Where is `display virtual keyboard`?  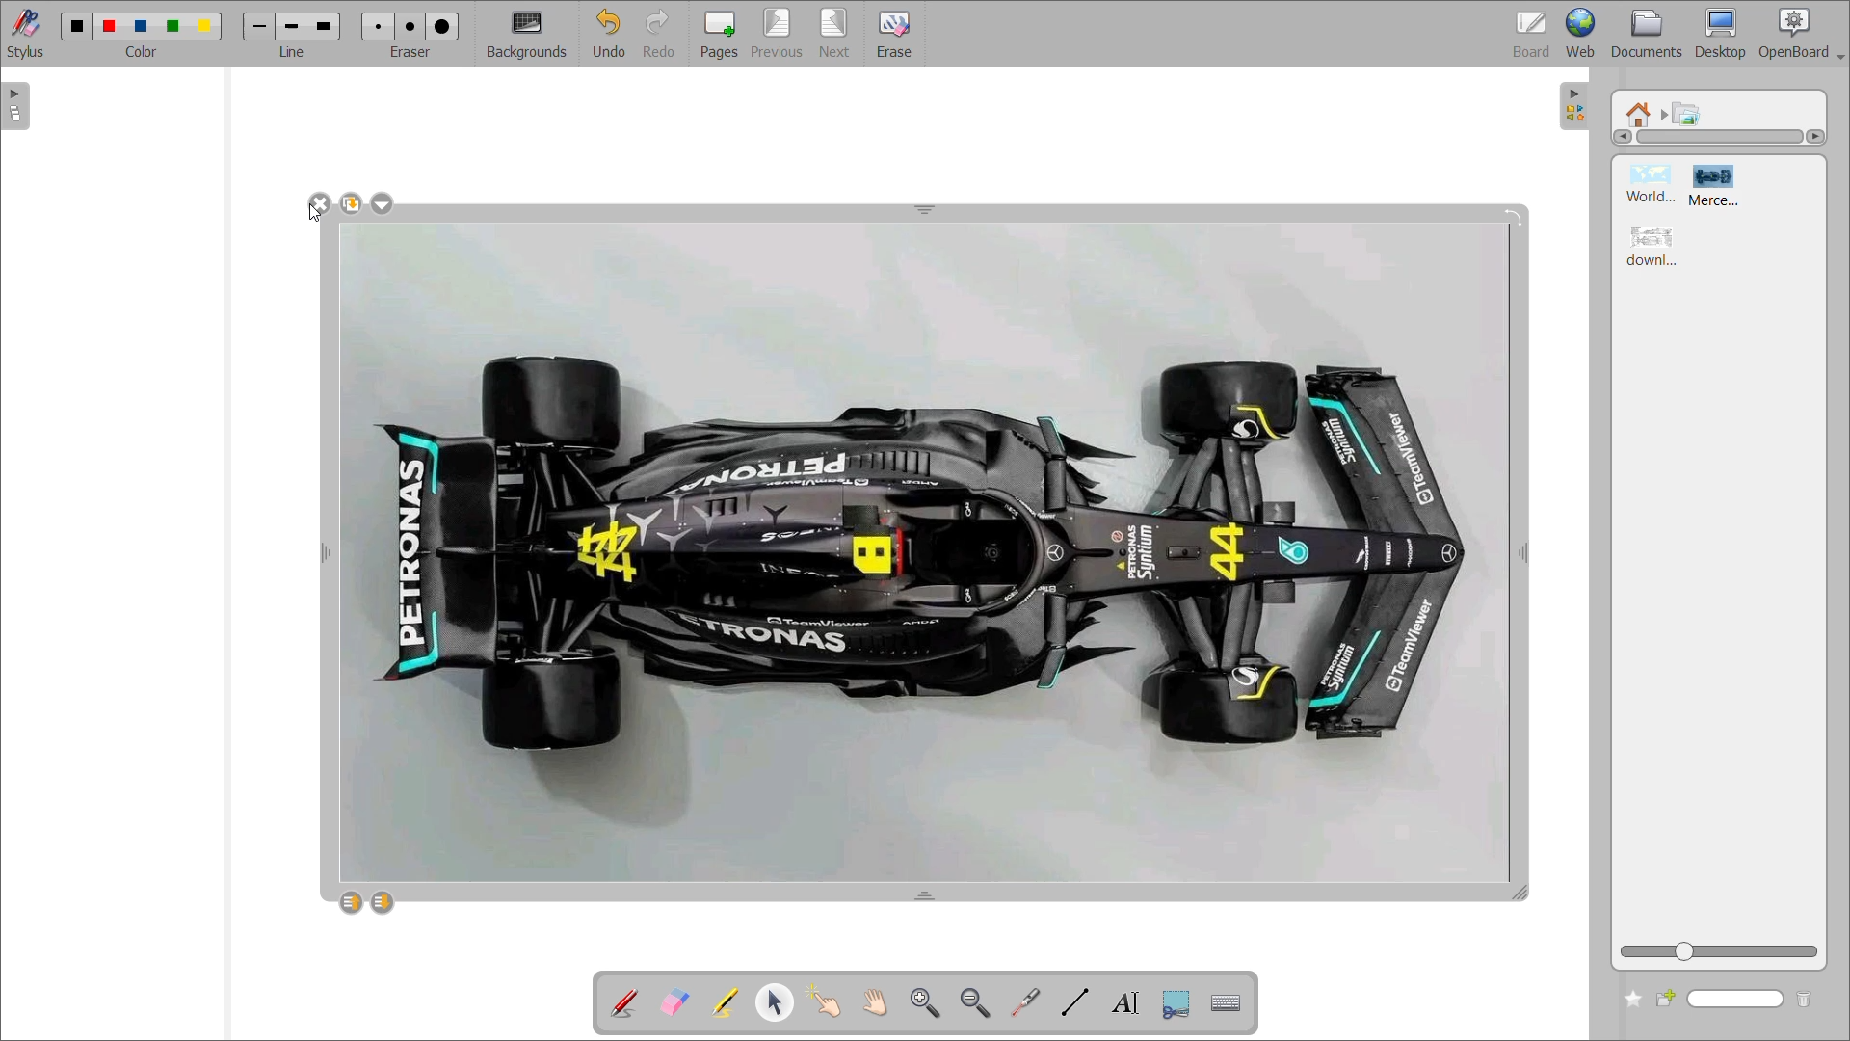 display virtual keyboard is located at coordinates (1229, 1001).